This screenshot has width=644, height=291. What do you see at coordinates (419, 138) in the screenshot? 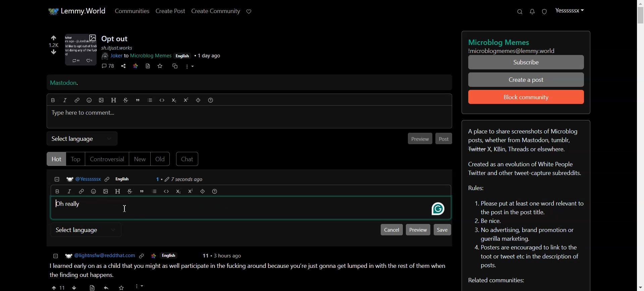
I see `Previous` at bounding box center [419, 138].